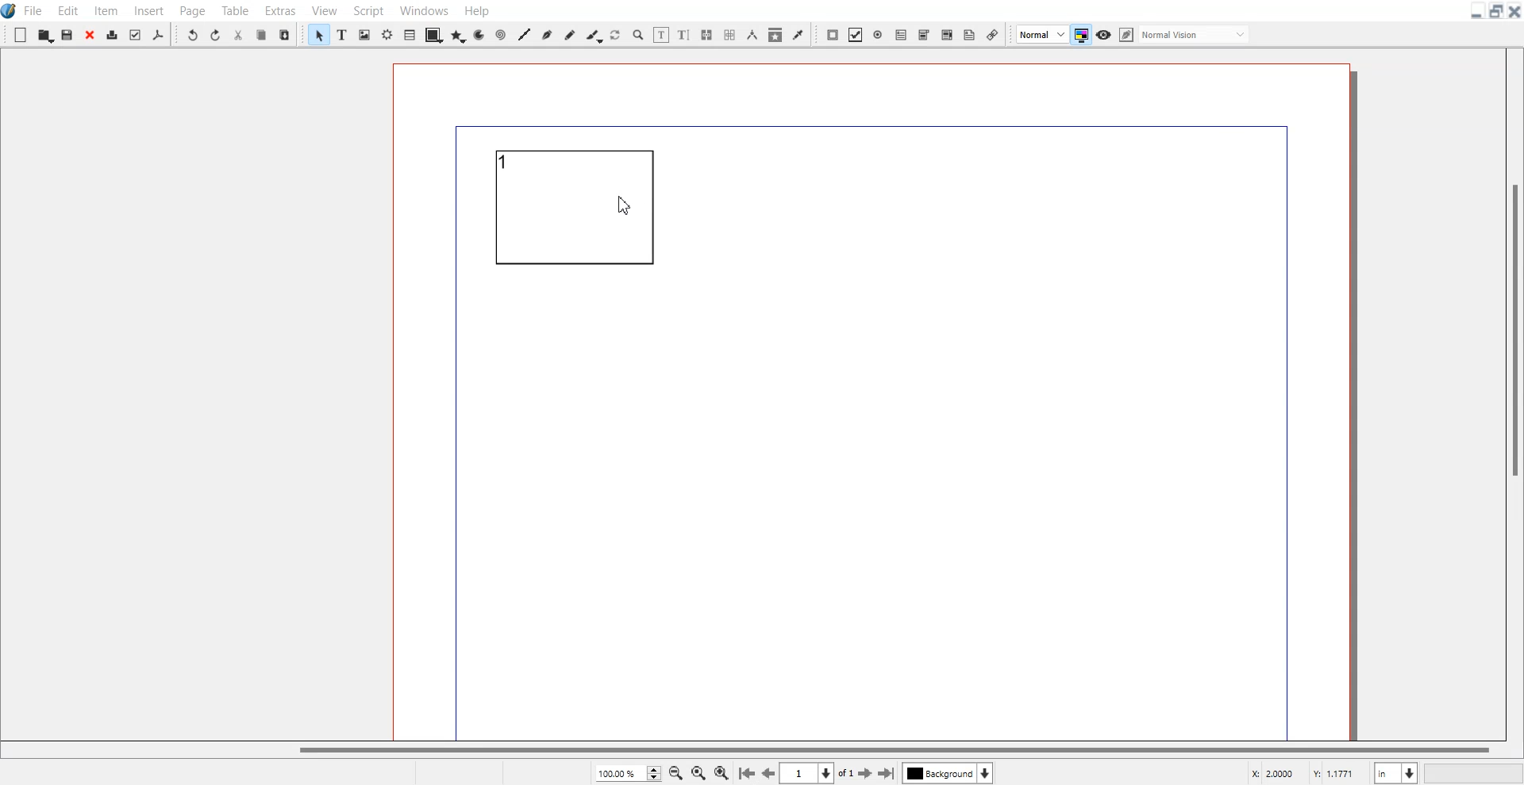 This screenshot has width=1524, height=785. I want to click on Cut, so click(239, 33).